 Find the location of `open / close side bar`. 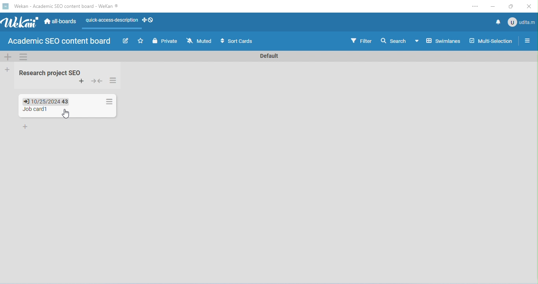

open / close side bar is located at coordinates (527, 40).